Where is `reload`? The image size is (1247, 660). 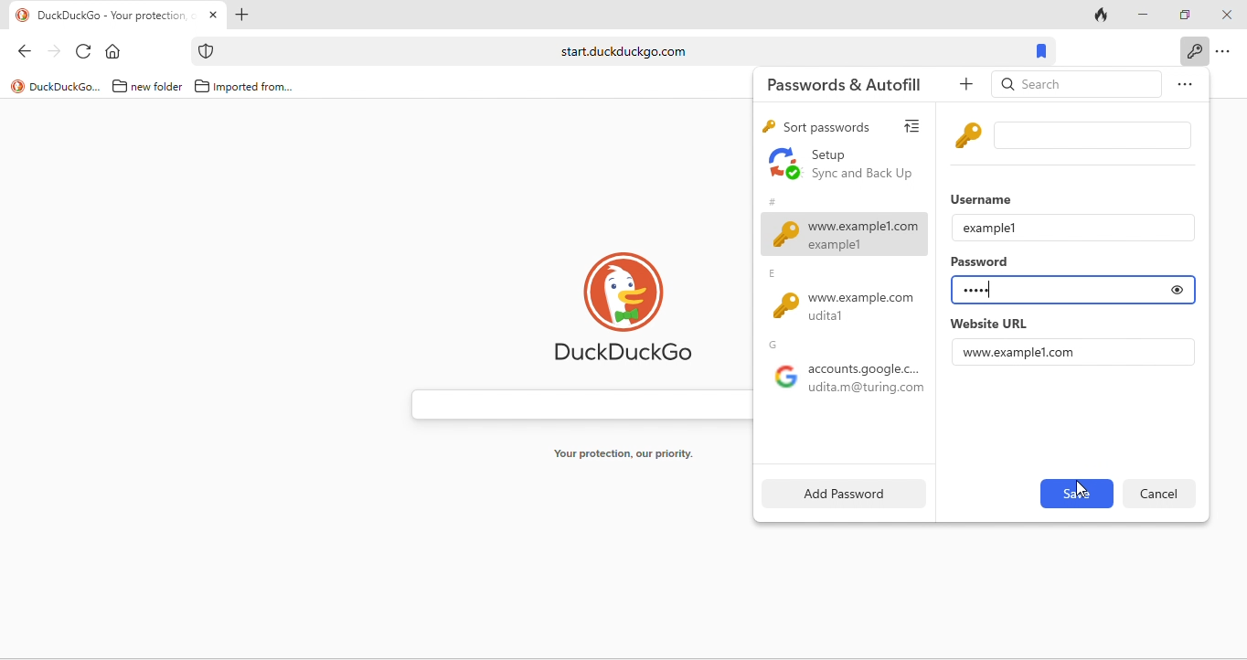 reload is located at coordinates (85, 49).